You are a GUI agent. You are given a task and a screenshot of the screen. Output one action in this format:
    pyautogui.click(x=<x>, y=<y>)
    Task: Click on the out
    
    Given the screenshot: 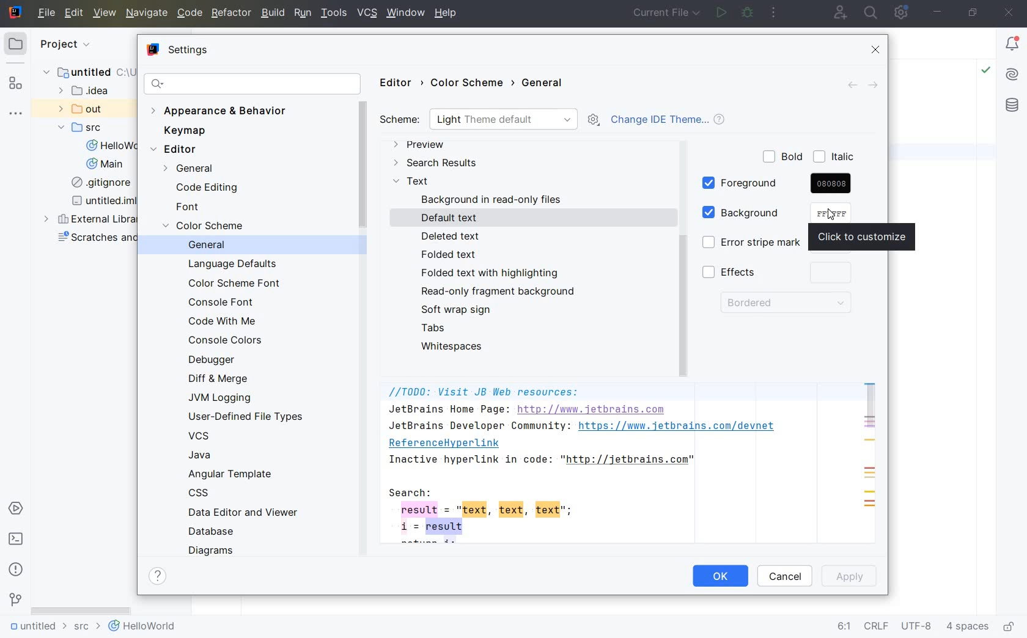 What is the action you would take?
    pyautogui.click(x=80, y=109)
    